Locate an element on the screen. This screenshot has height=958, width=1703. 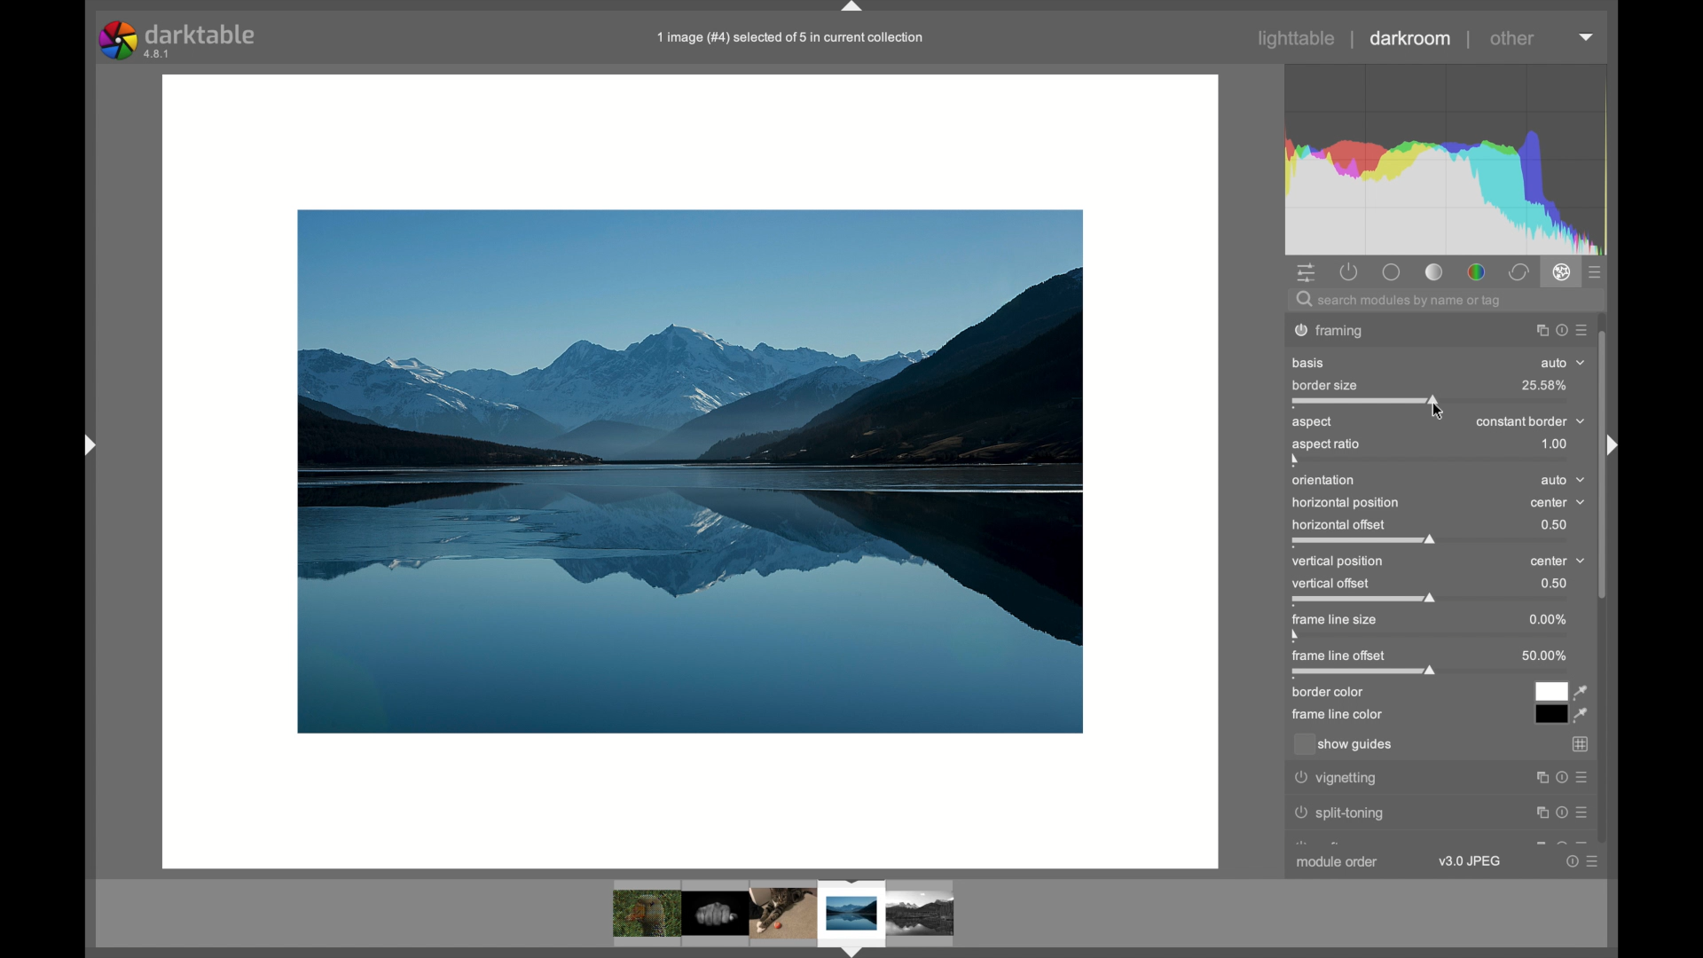
vignetting is located at coordinates (1335, 780).